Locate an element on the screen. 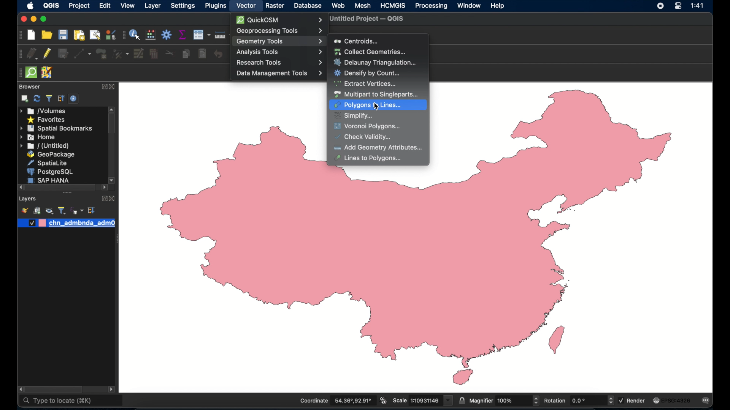 The width and height of the screenshot is (730, 410). rotation is located at coordinates (578, 400).